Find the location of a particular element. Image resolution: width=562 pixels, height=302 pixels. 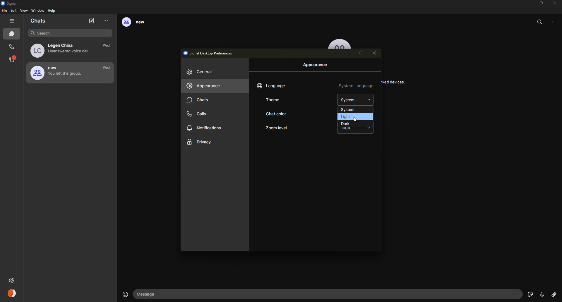

Legen China is located at coordinates (62, 50).